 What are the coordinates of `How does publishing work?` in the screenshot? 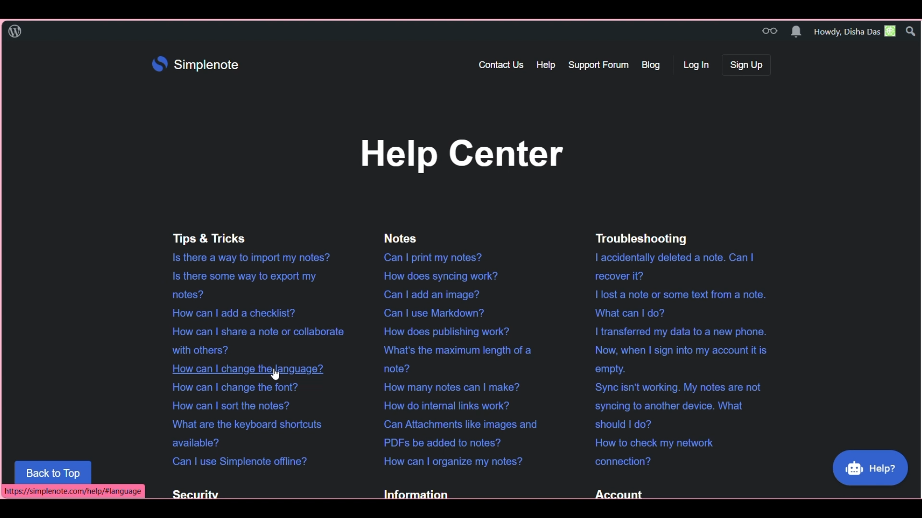 It's located at (444, 330).